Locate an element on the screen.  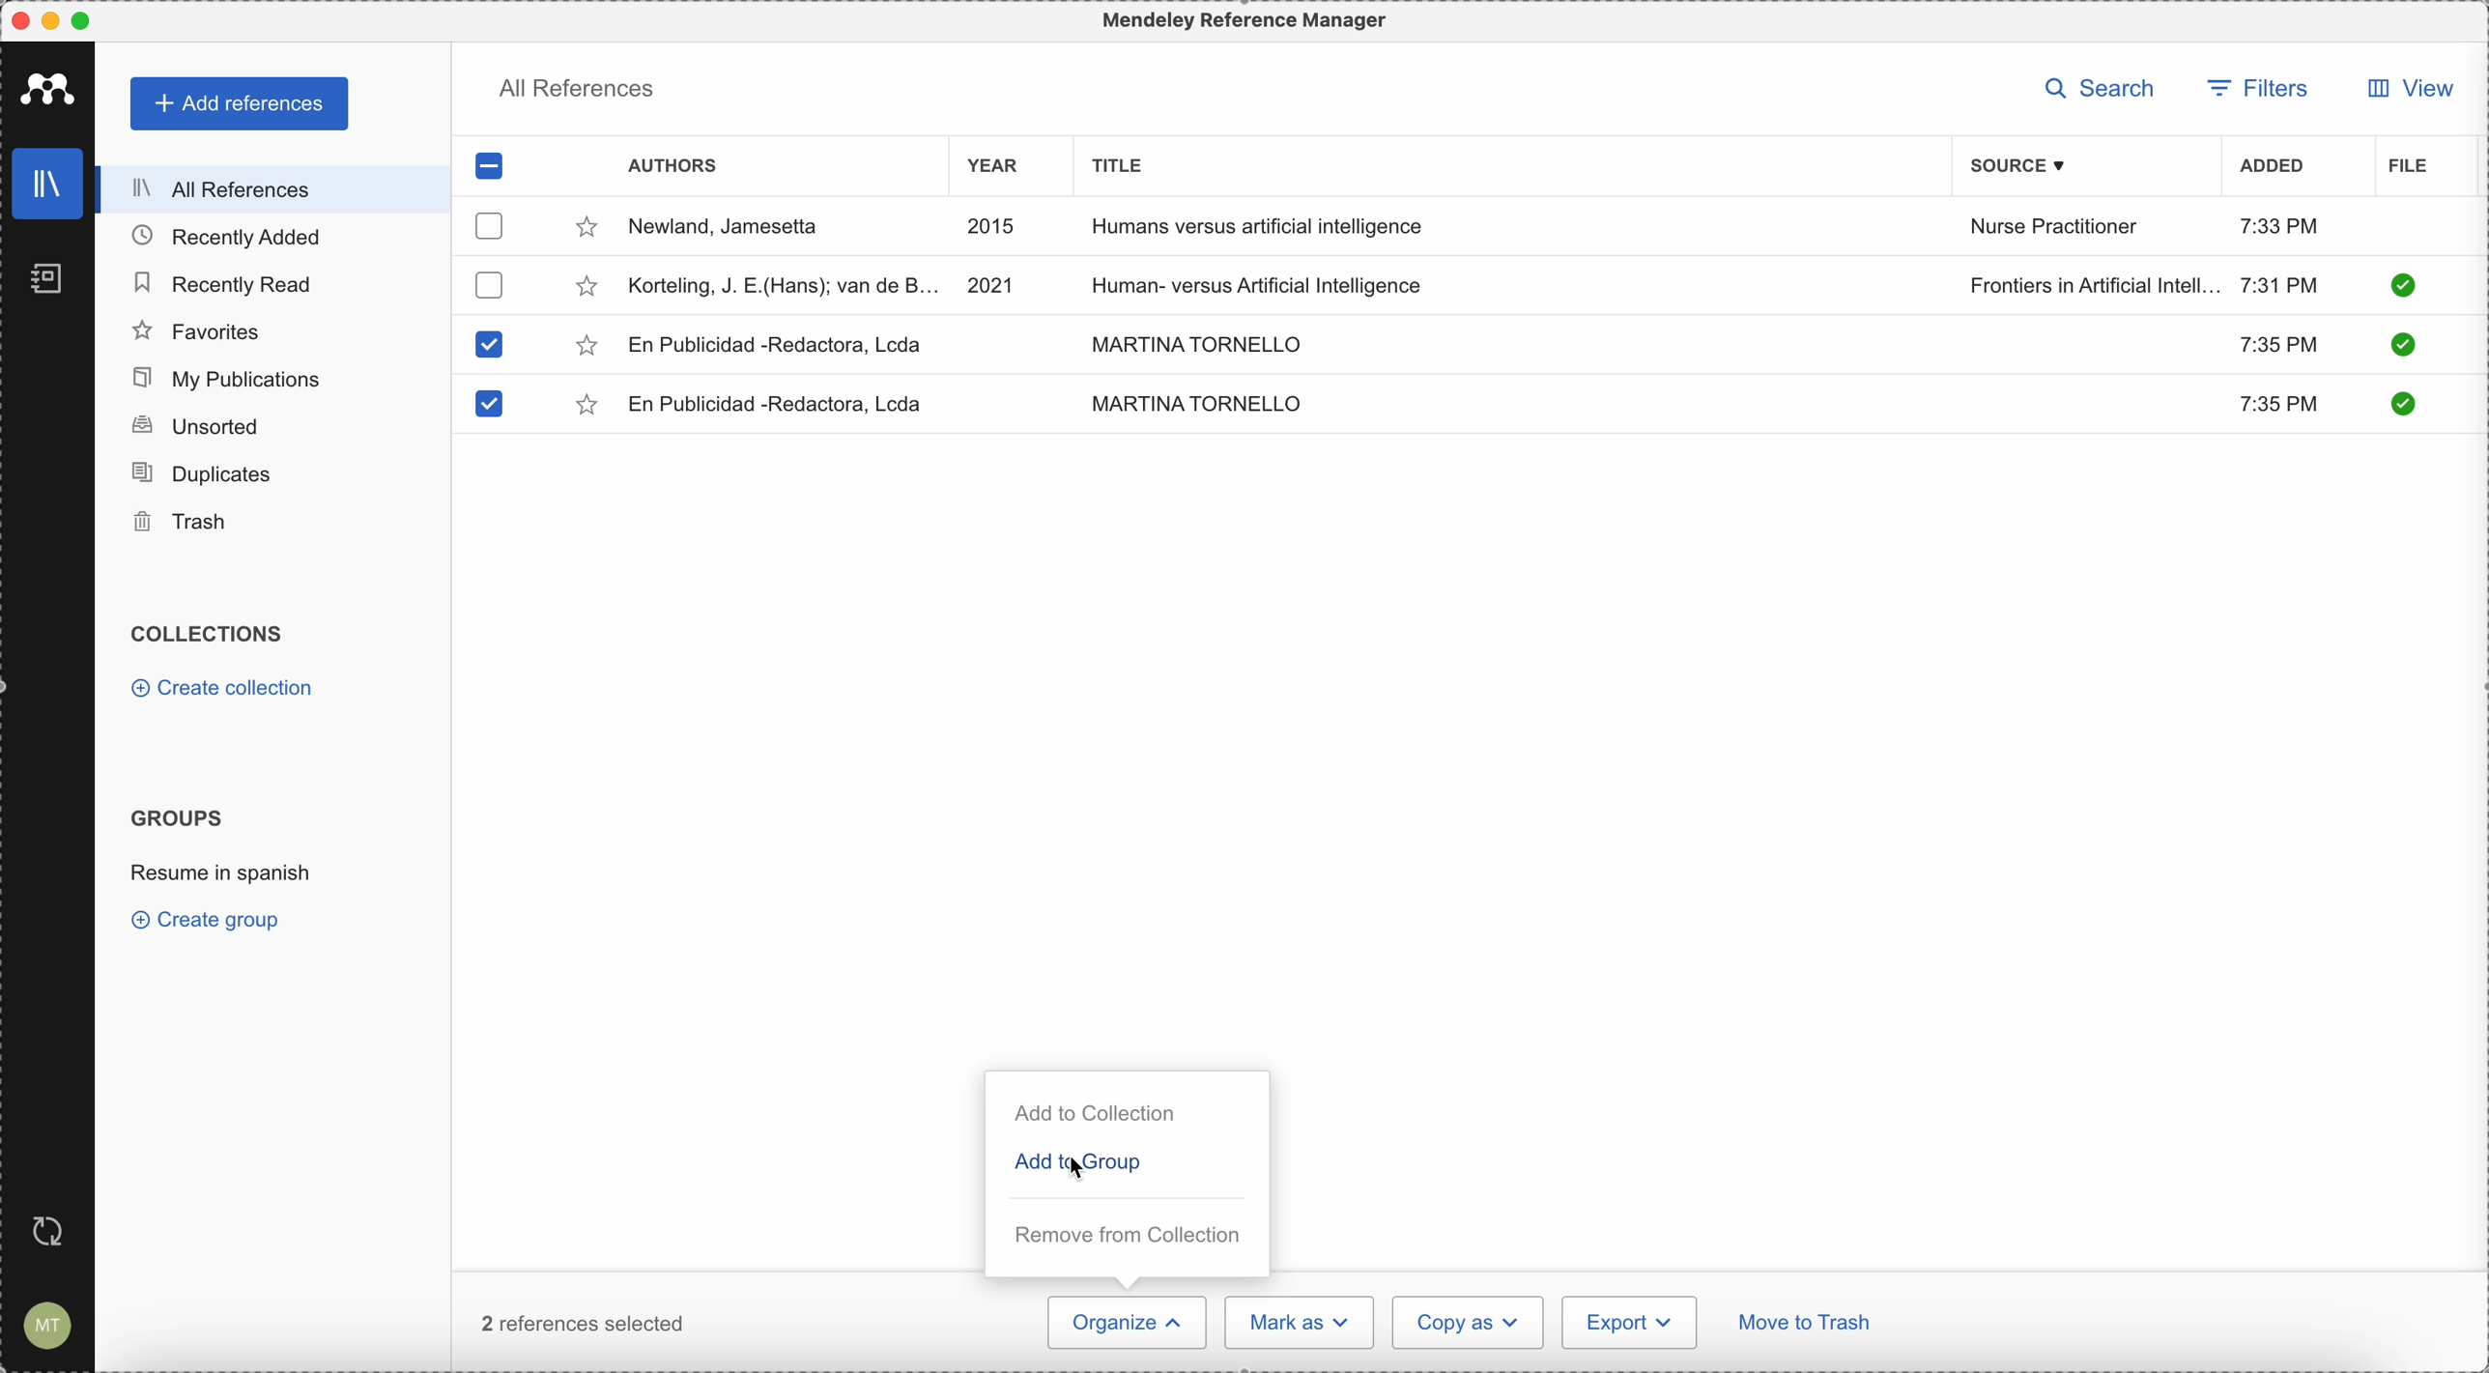
move to trash is located at coordinates (1808, 1326).